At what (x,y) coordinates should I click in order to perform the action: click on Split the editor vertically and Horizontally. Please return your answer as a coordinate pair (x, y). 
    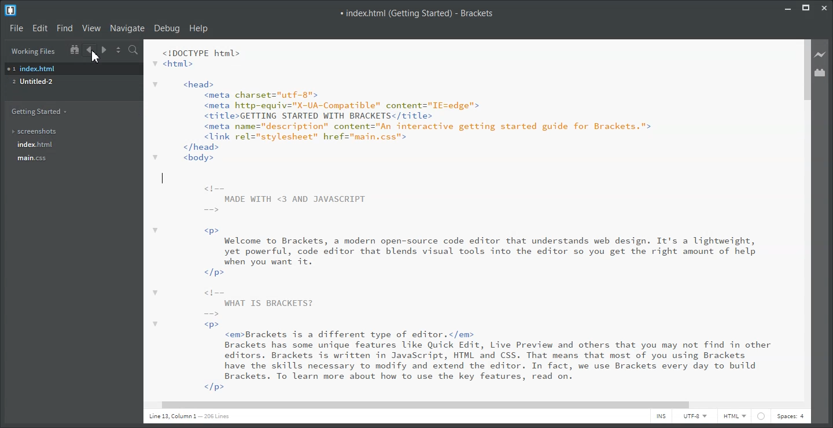
    Looking at the image, I should click on (119, 50).